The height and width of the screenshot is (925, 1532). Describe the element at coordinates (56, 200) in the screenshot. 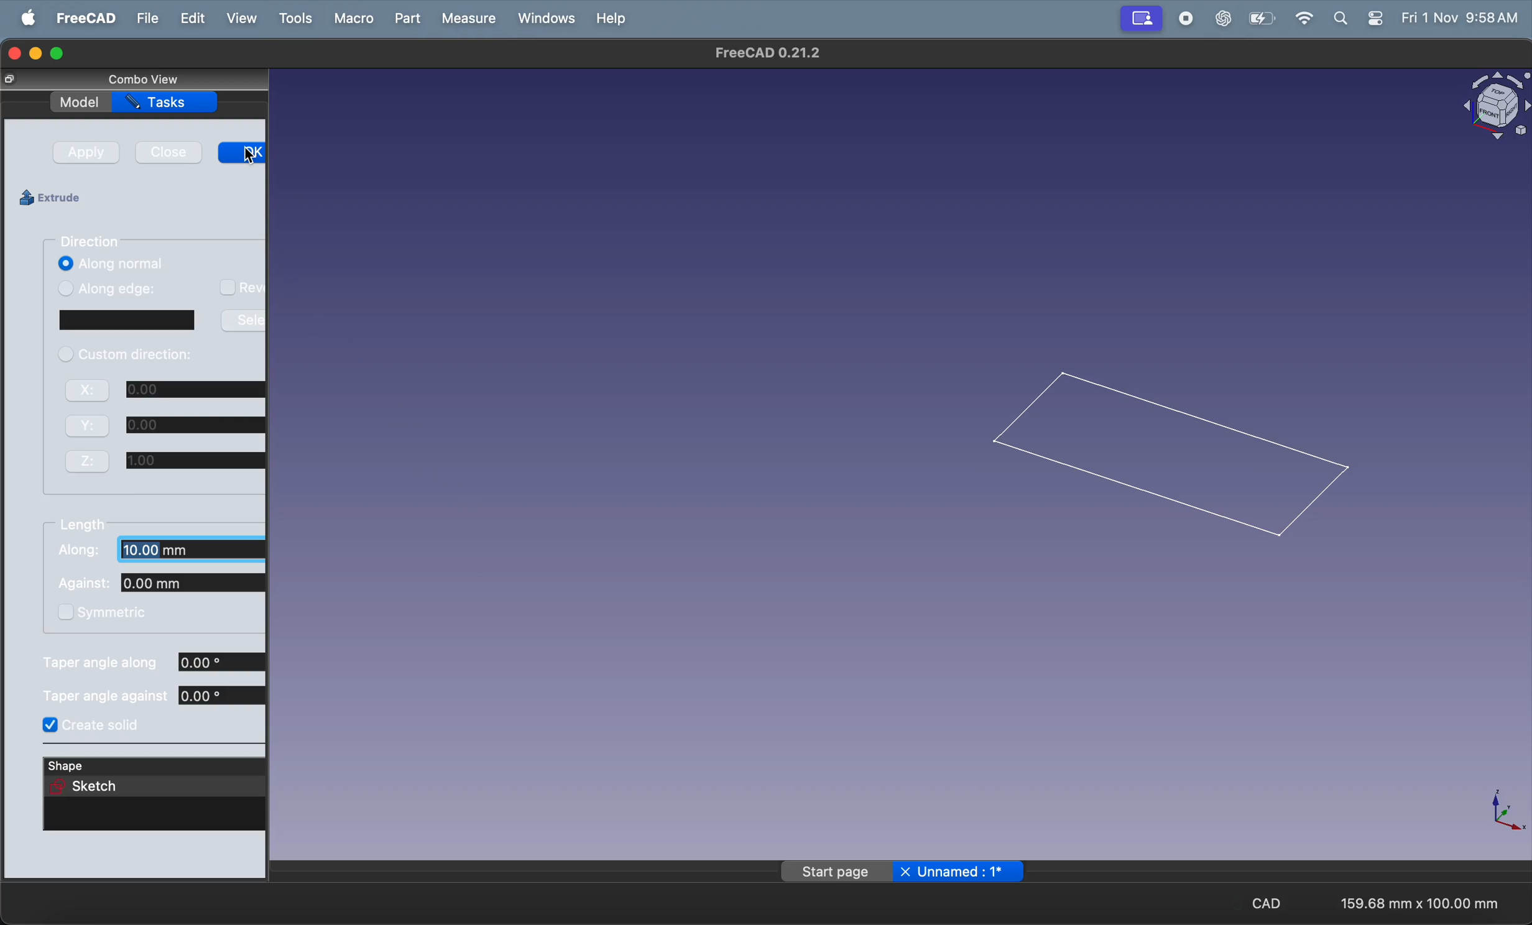

I see `extrude` at that location.